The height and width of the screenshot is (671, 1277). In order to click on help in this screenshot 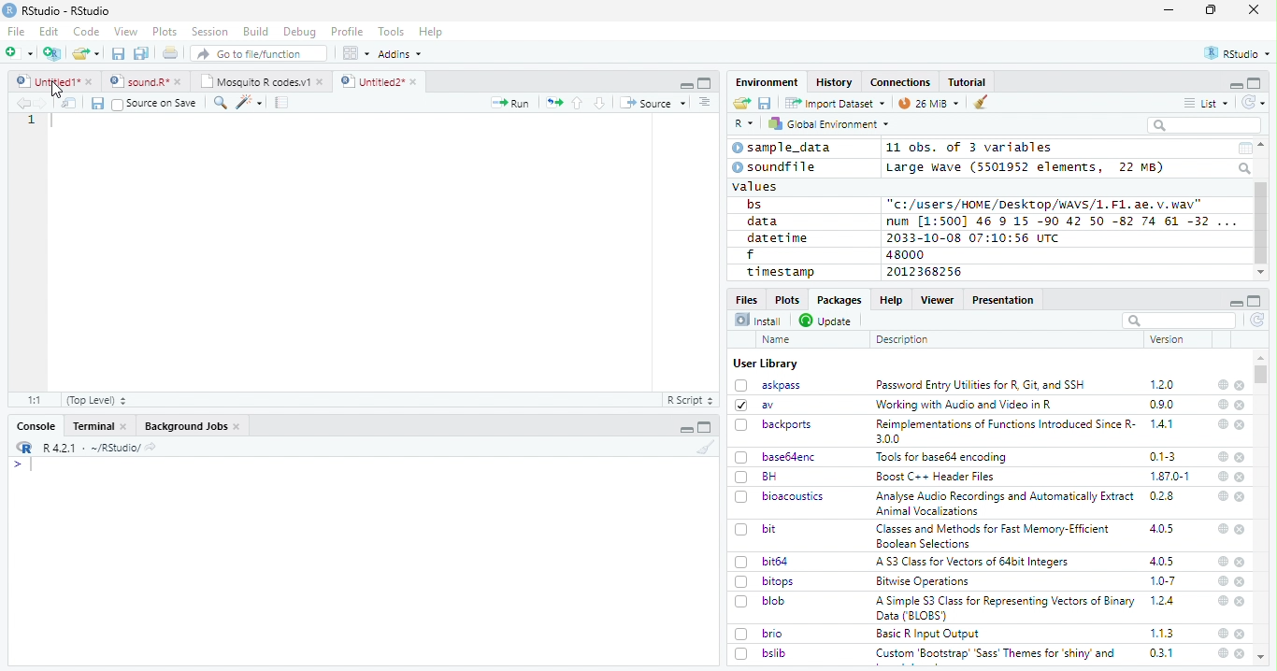, I will do `click(1222, 653)`.